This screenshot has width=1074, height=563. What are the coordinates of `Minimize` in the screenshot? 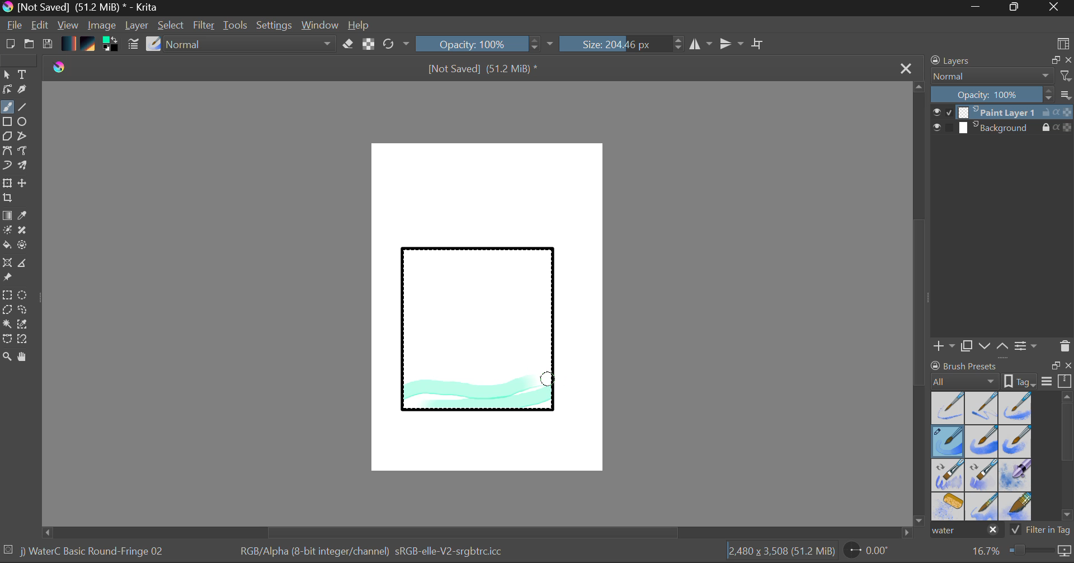 It's located at (1016, 8).